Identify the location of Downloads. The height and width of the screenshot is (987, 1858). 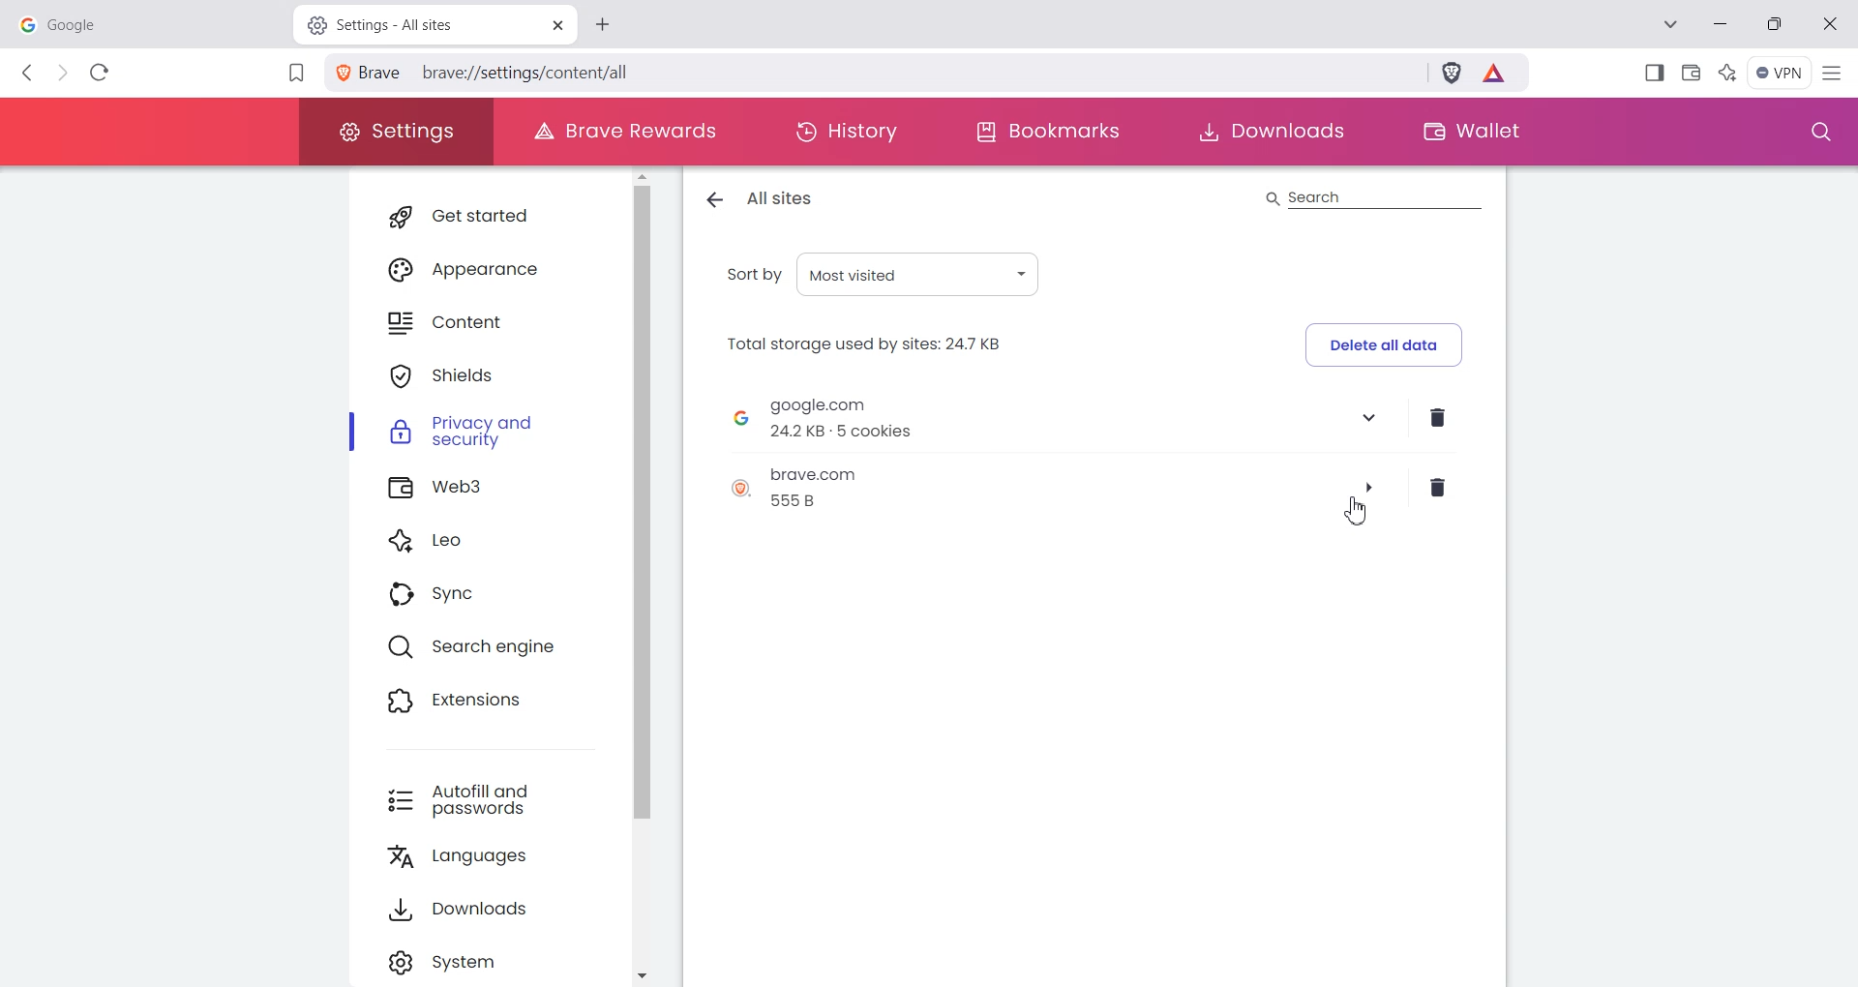
(1270, 132).